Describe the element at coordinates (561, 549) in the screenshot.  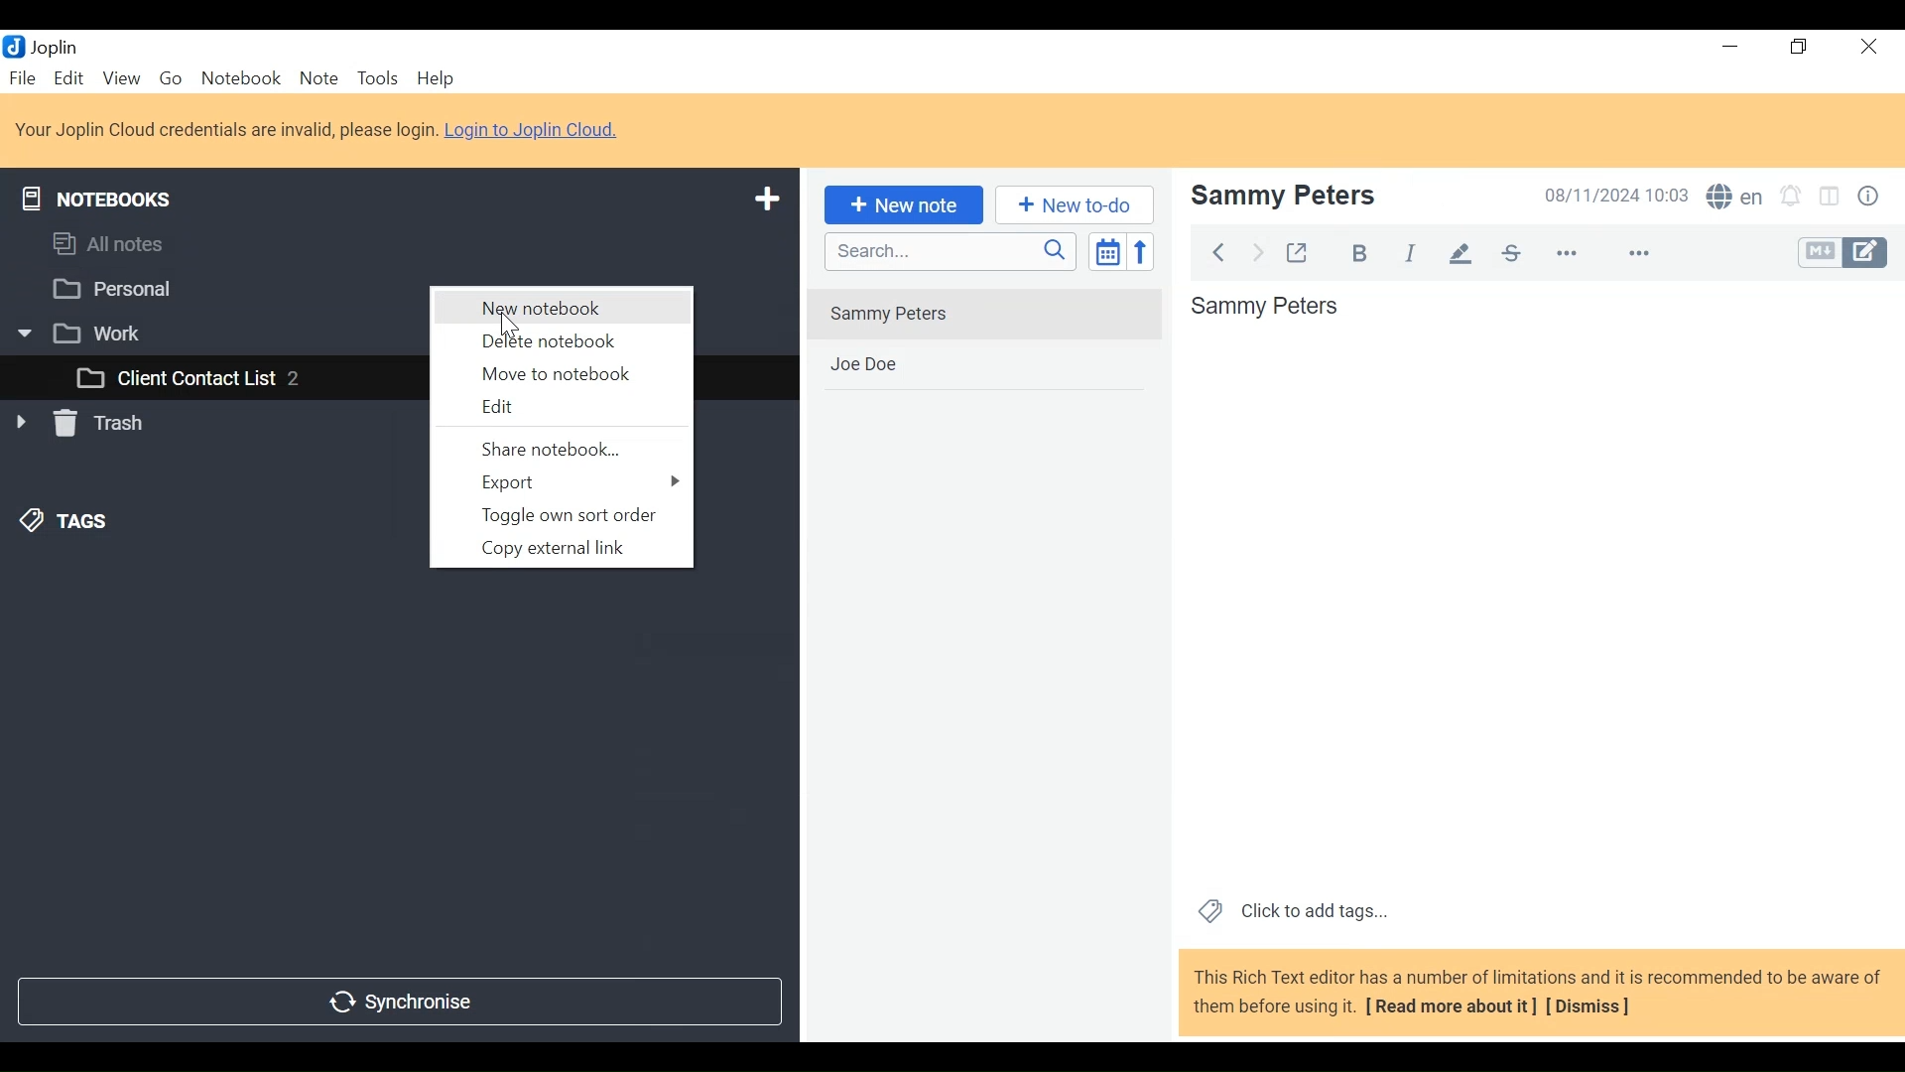
I see `Copy external link` at that location.